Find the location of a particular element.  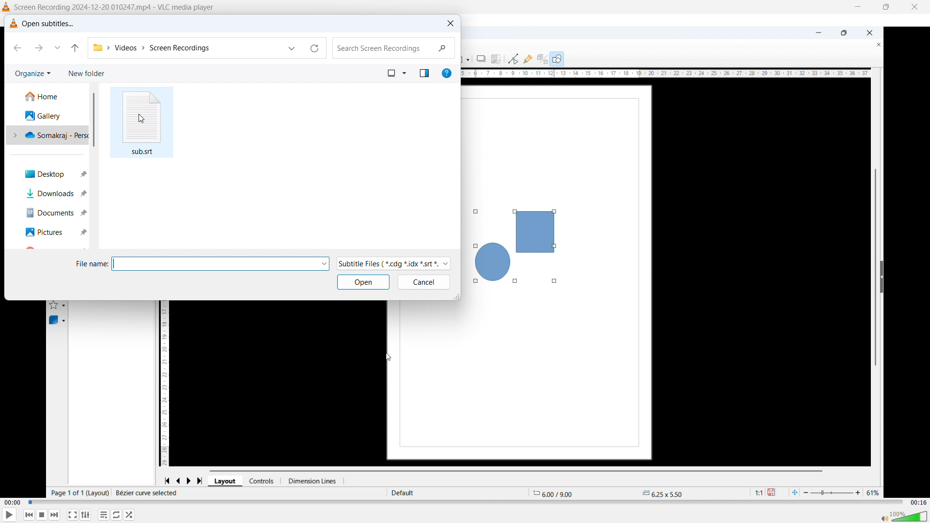

View options  is located at coordinates (395, 73).